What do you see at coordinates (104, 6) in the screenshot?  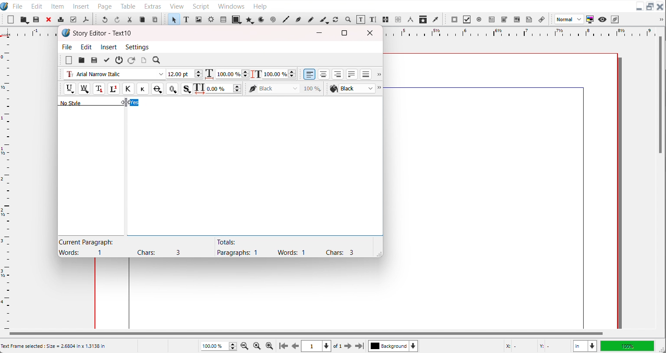 I see `Page` at bounding box center [104, 6].